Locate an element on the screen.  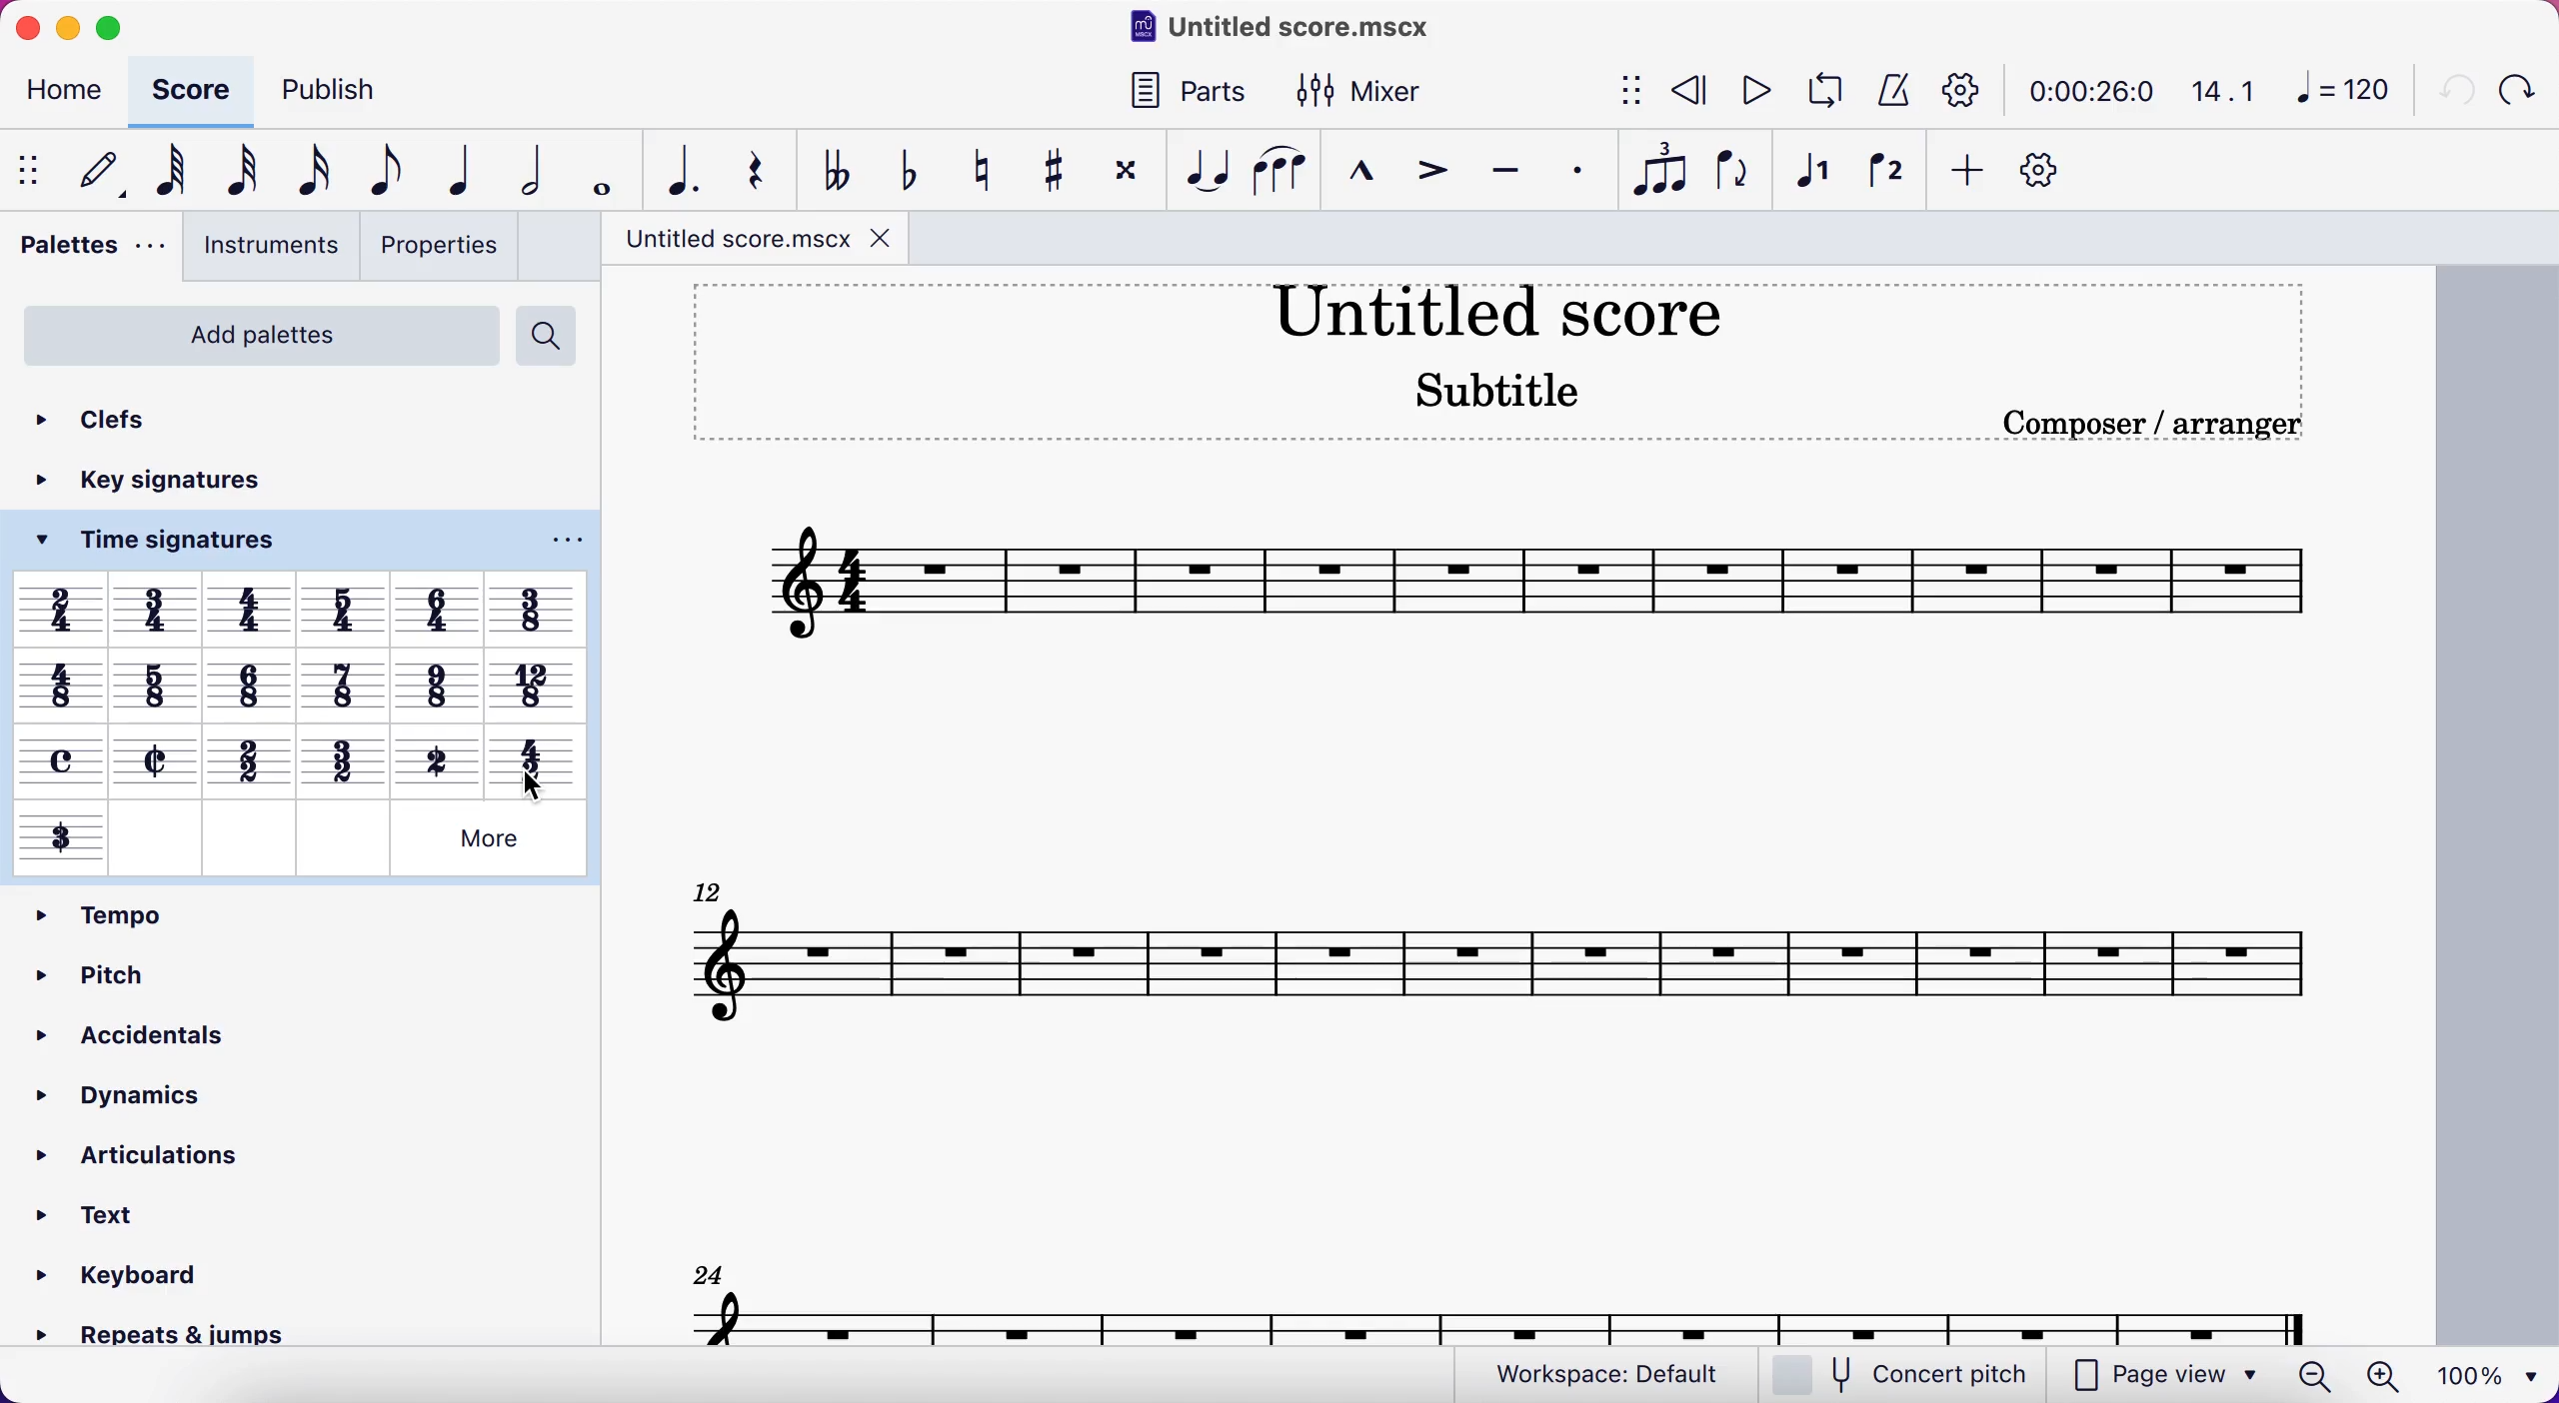
eight note is located at coordinates (374, 171).